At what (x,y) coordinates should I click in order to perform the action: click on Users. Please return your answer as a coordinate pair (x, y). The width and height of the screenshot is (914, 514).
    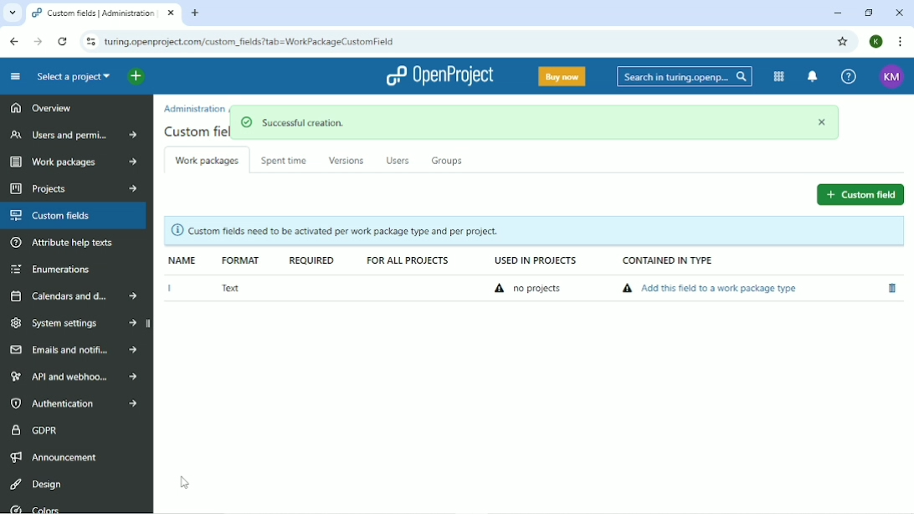
    Looking at the image, I should click on (397, 159).